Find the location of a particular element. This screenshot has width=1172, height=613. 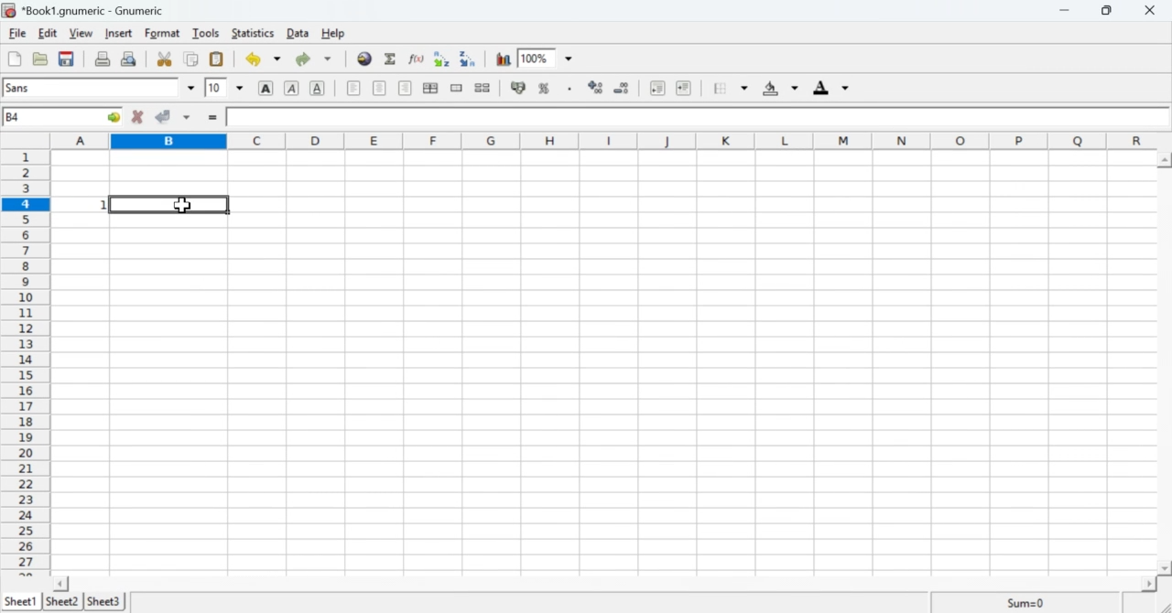

Minimize/Maximize is located at coordinates (1108, 11).